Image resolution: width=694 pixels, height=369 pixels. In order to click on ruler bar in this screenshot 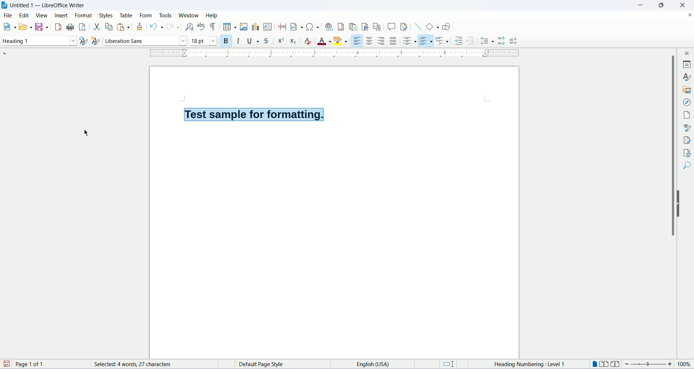, I will do `click(336, 55)`.